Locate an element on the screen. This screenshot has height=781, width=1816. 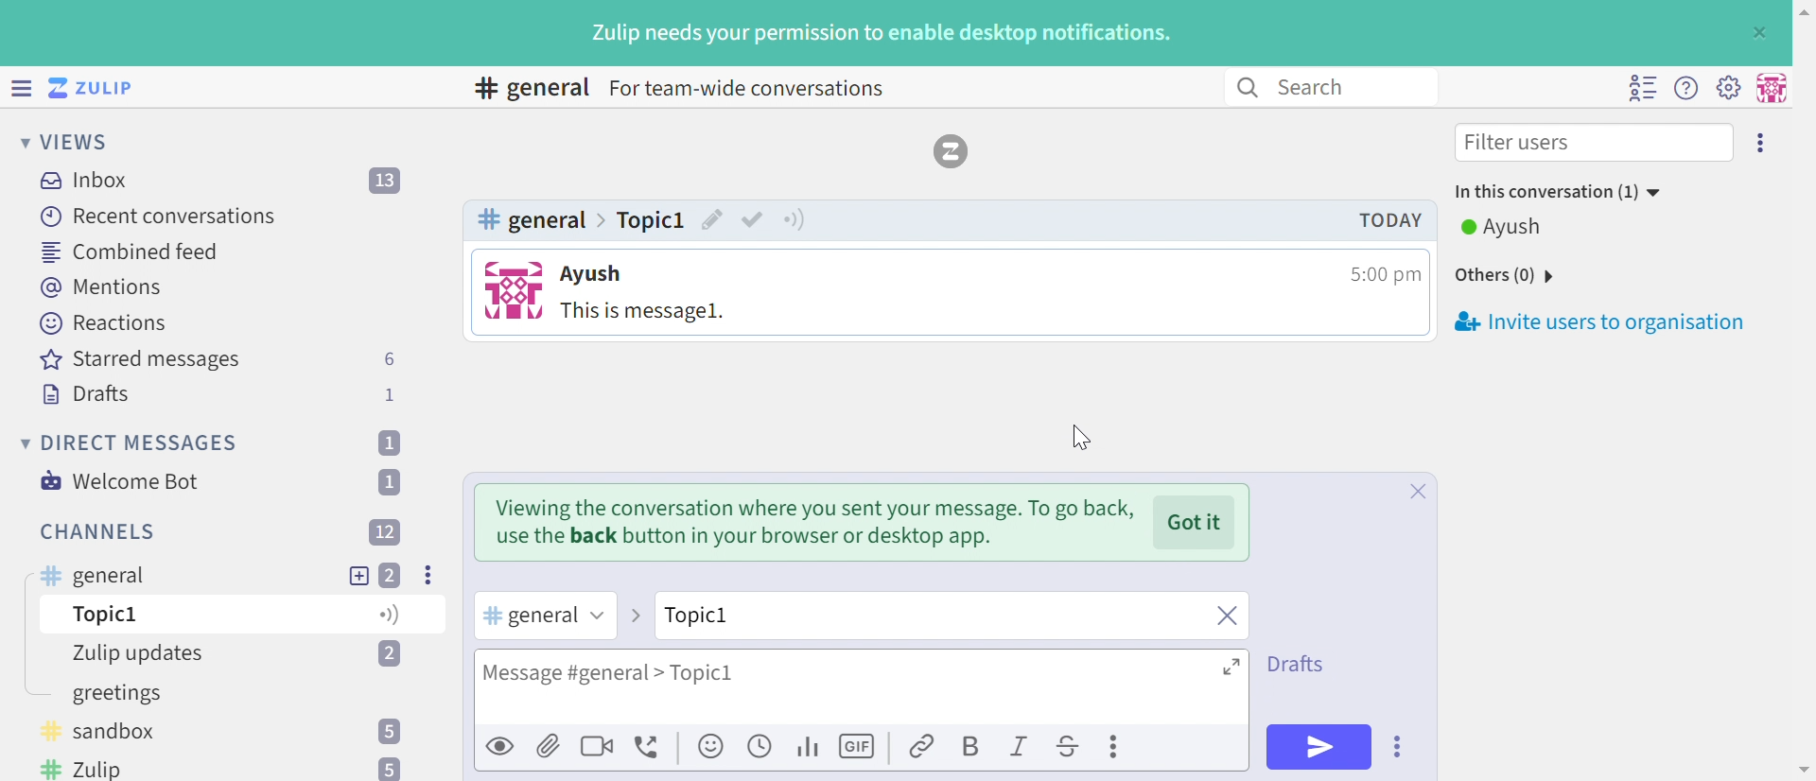
Preview is located at coordinates (501, 745).